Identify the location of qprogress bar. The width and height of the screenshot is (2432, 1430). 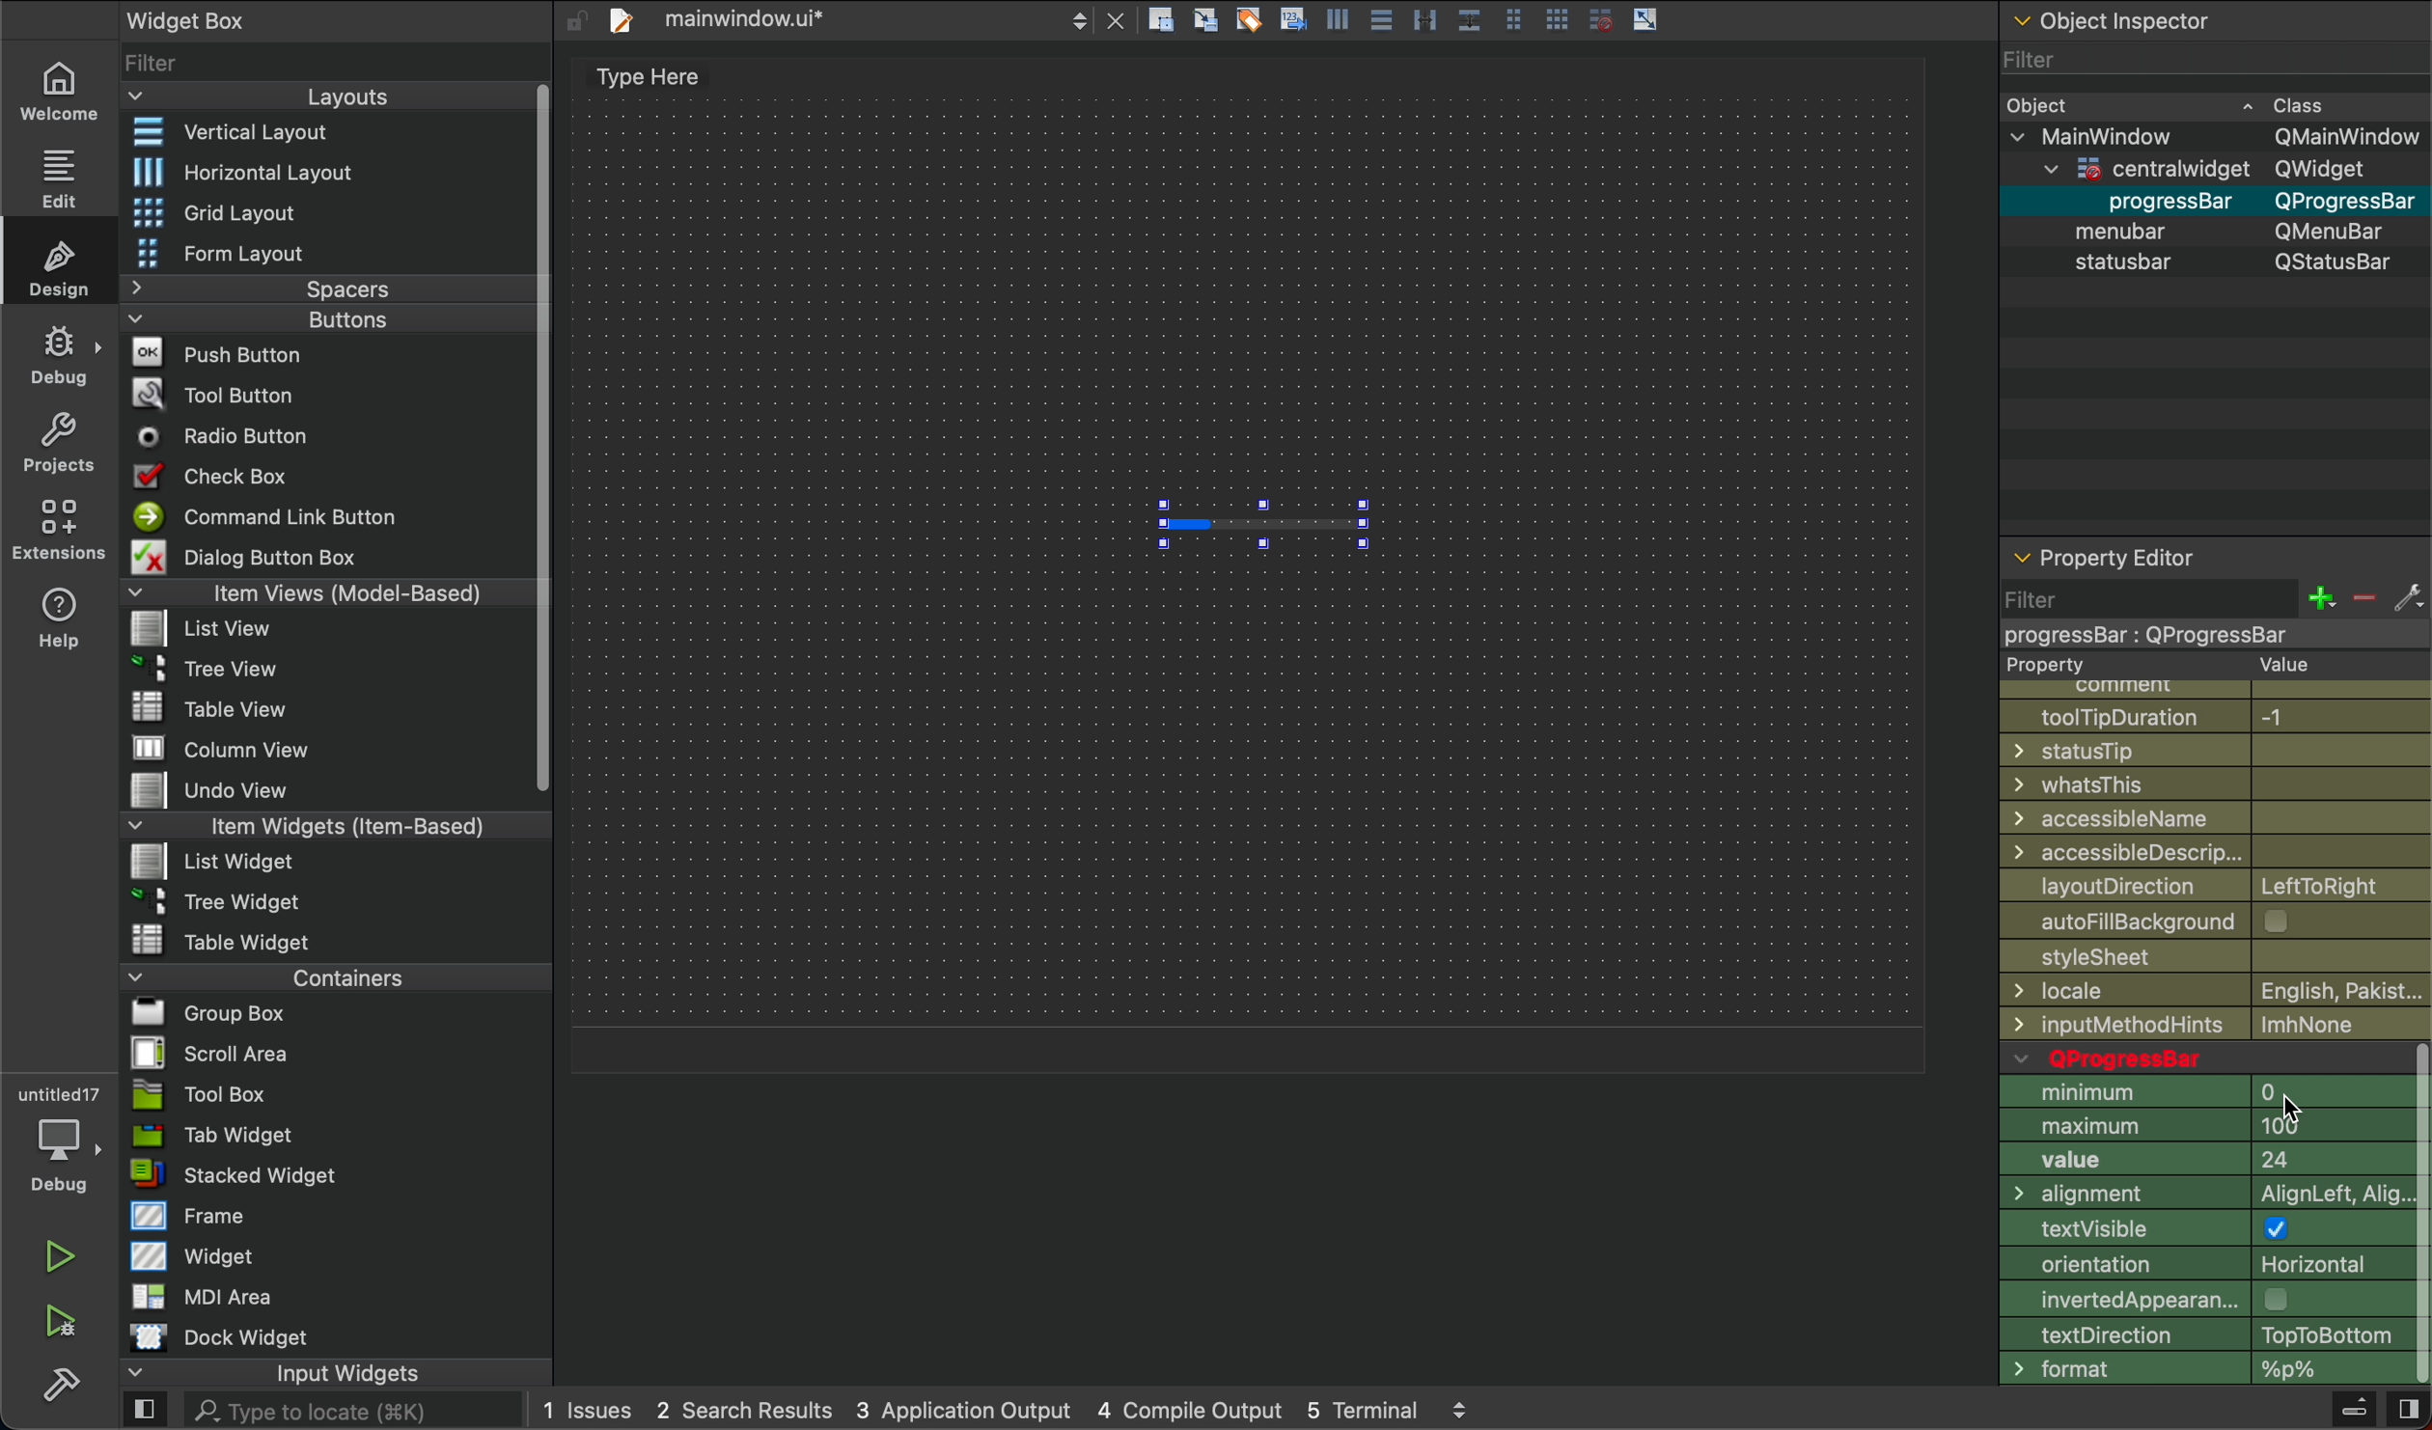
(2199, 1058).